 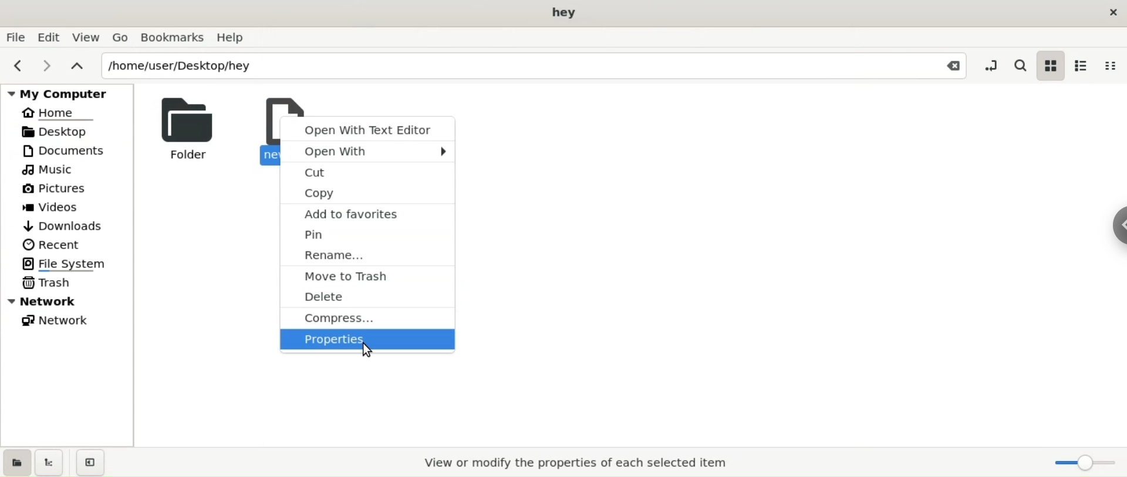 I want to click on toggle location entry, so click(x=993, y=65).